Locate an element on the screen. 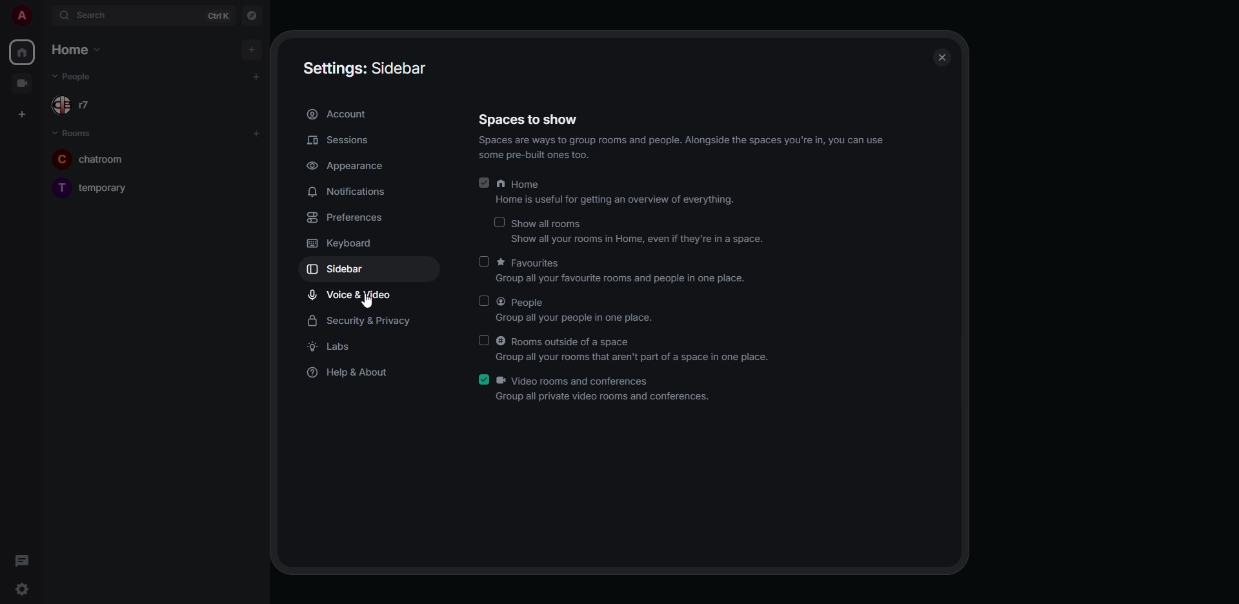 This screenshot has width=1239, height=604. voice & video is located at coordinates (352, 295).